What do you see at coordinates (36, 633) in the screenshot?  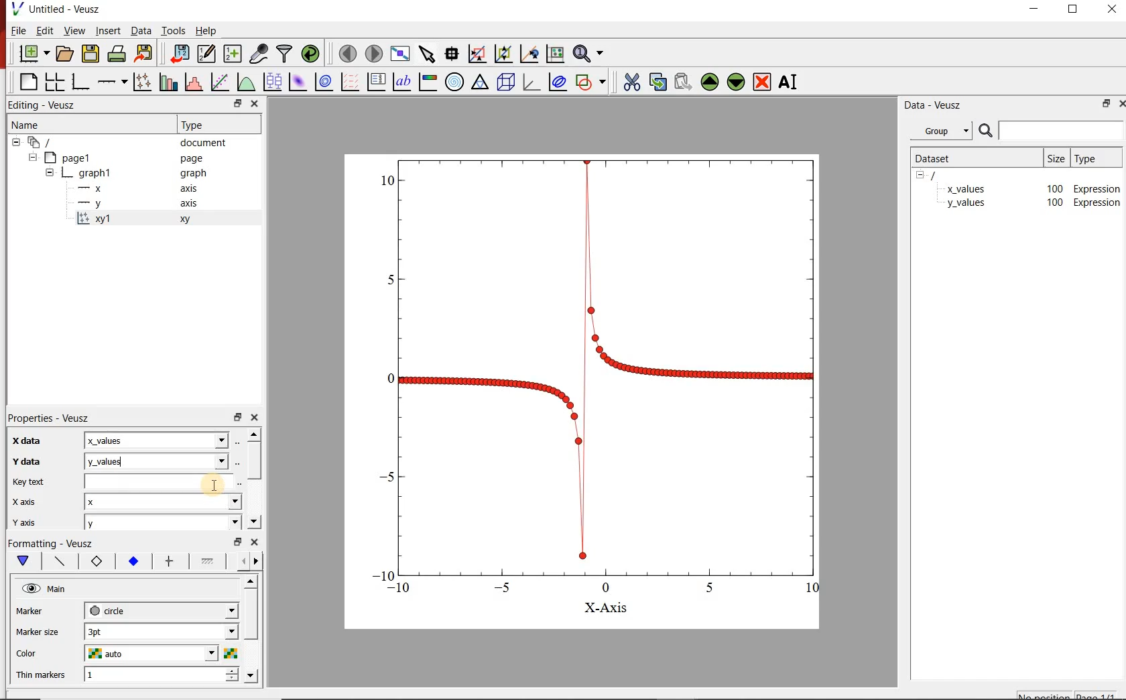 I see `Marker size` at bounding box center [36, 633].